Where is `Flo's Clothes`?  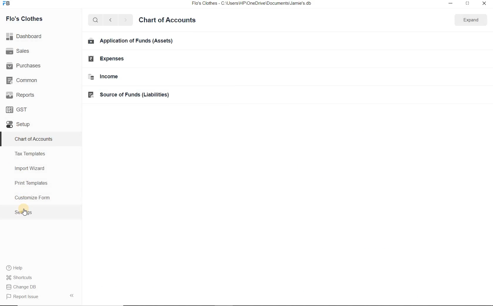
Flo's Clothes is located at coordinates (24, 19).